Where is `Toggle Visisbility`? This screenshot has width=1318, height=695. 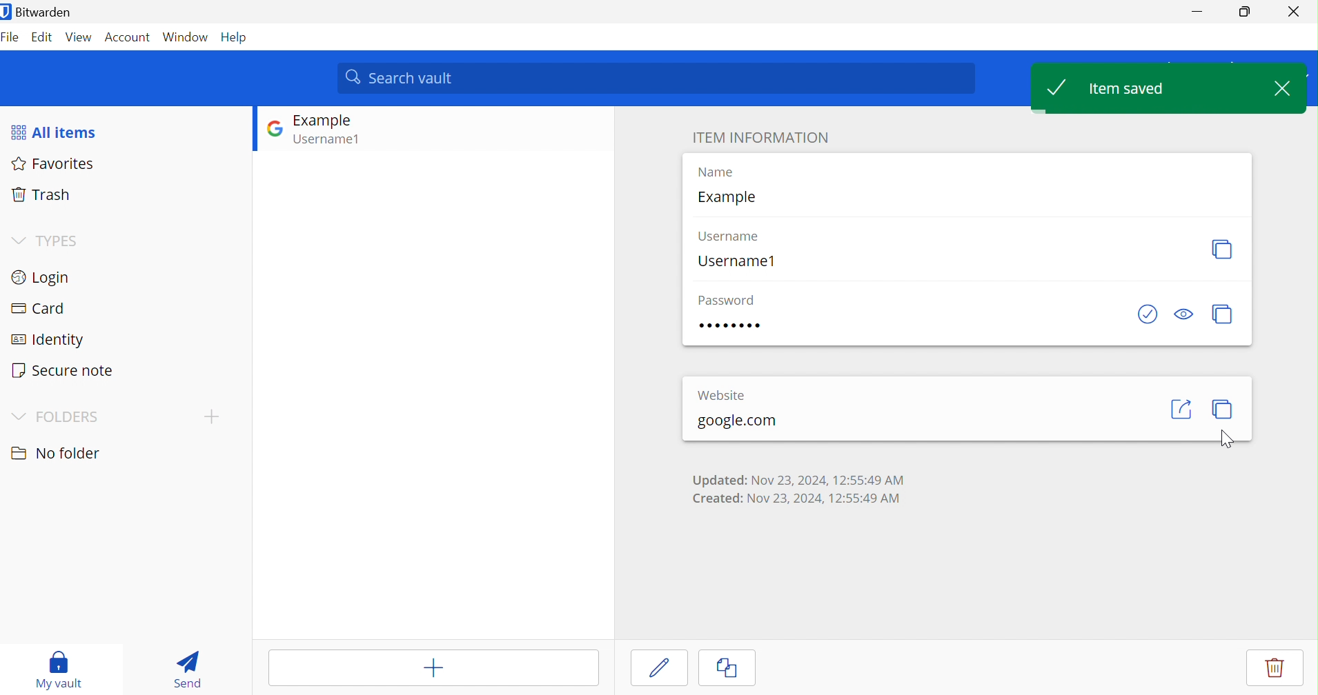 Toggle Visisbility is located at coordinates (1186, 314).